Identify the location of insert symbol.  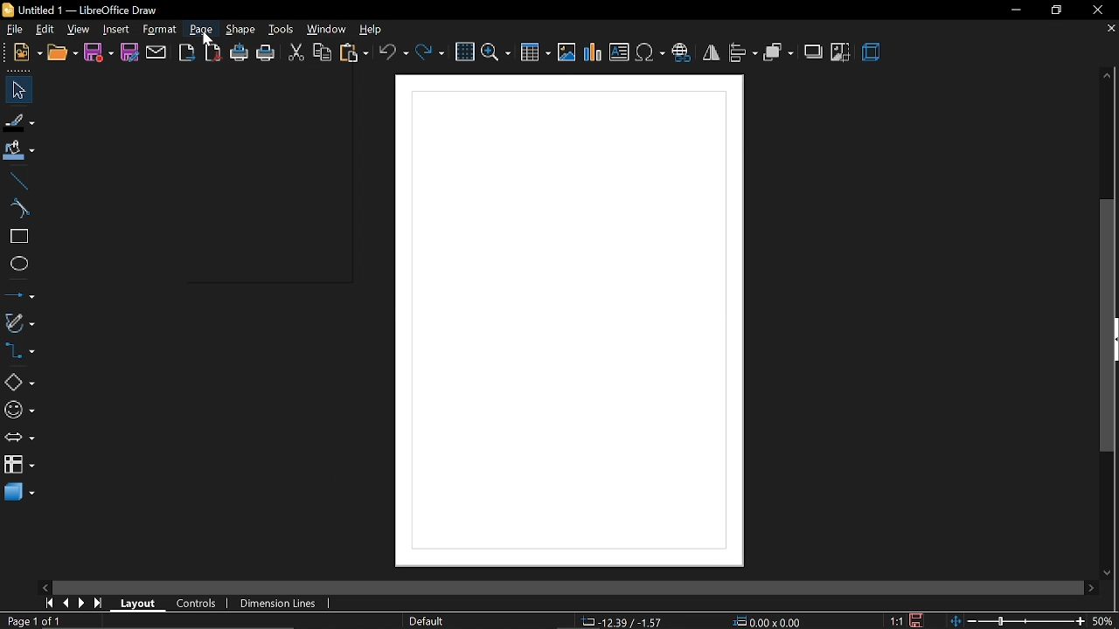
(650, 52).